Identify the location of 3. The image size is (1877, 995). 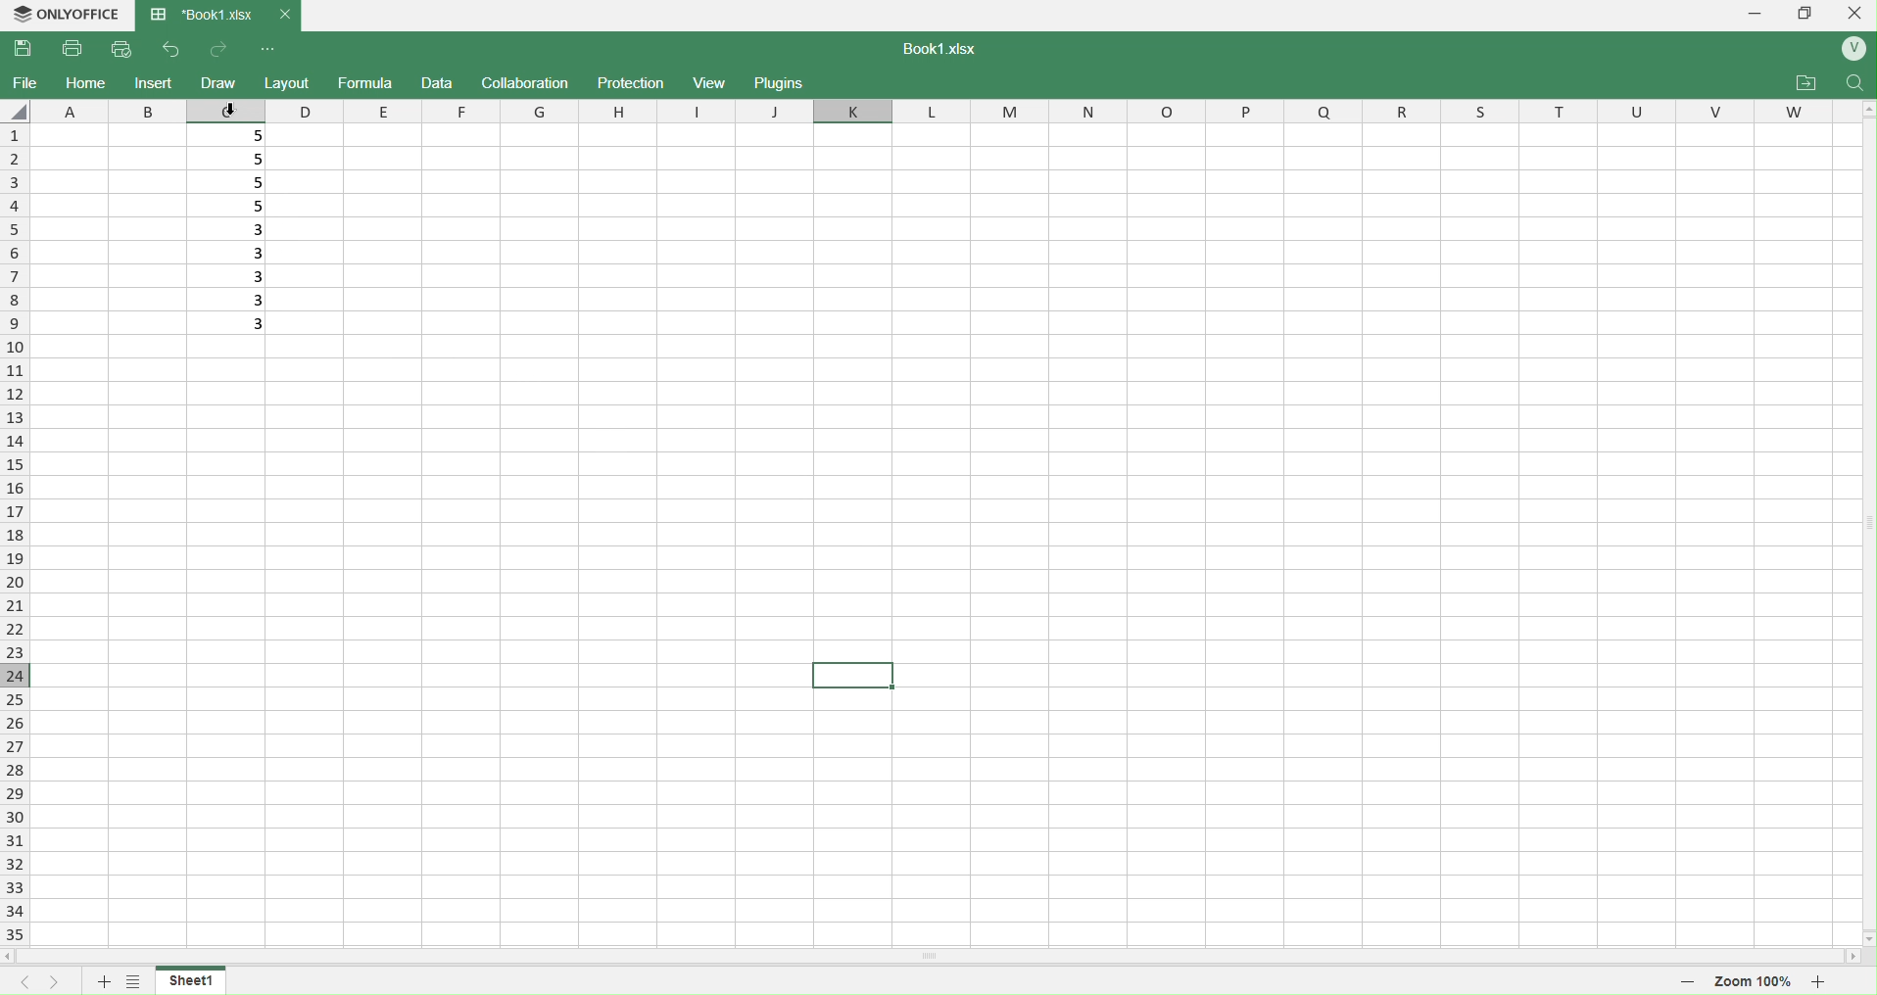
(233, 320).